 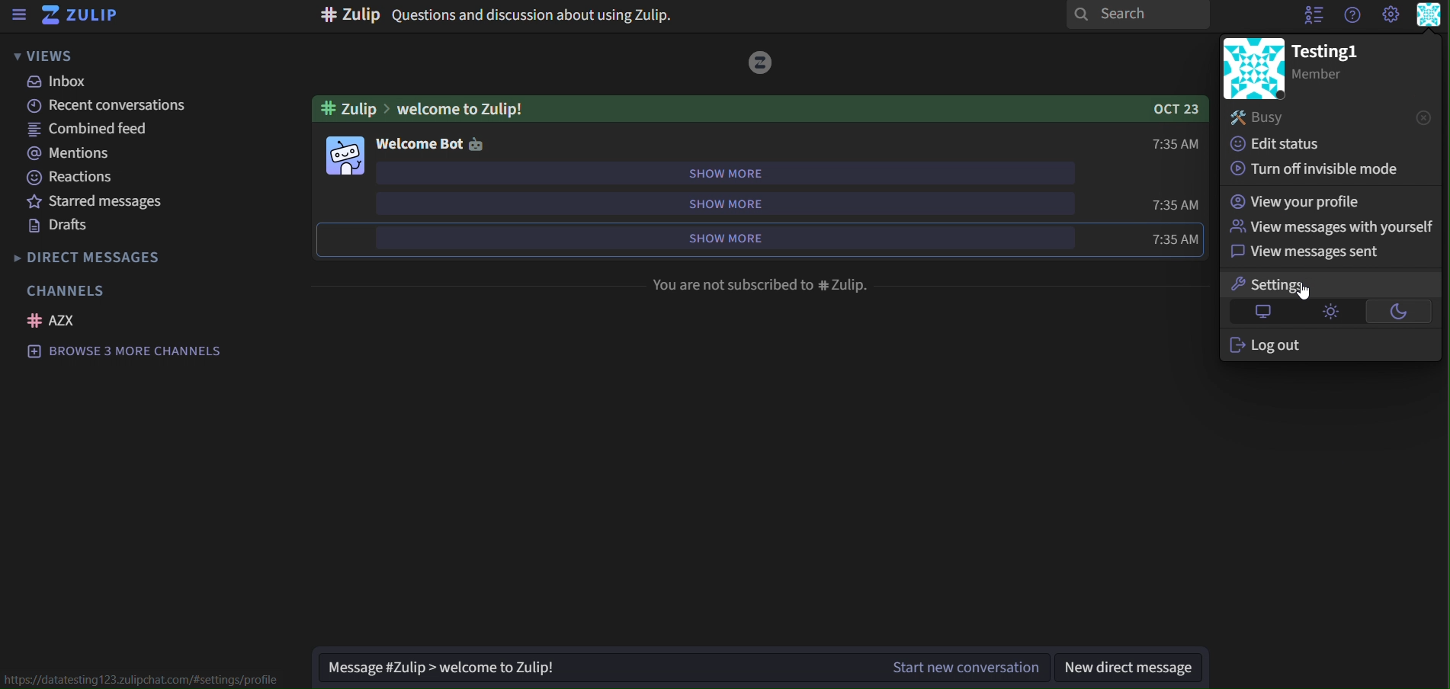 I want to click on log out, so click(x=1275, y=343).